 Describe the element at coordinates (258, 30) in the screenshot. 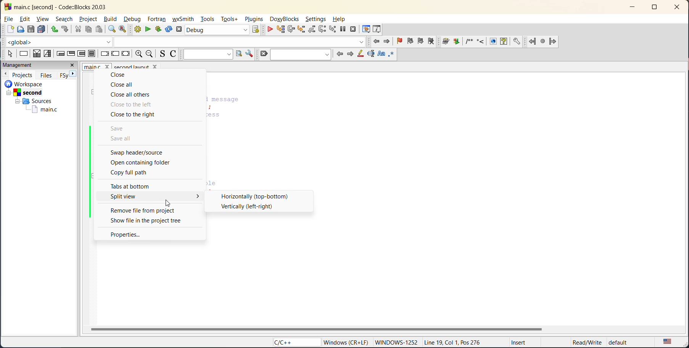

I see `show select target dialog` at that location.